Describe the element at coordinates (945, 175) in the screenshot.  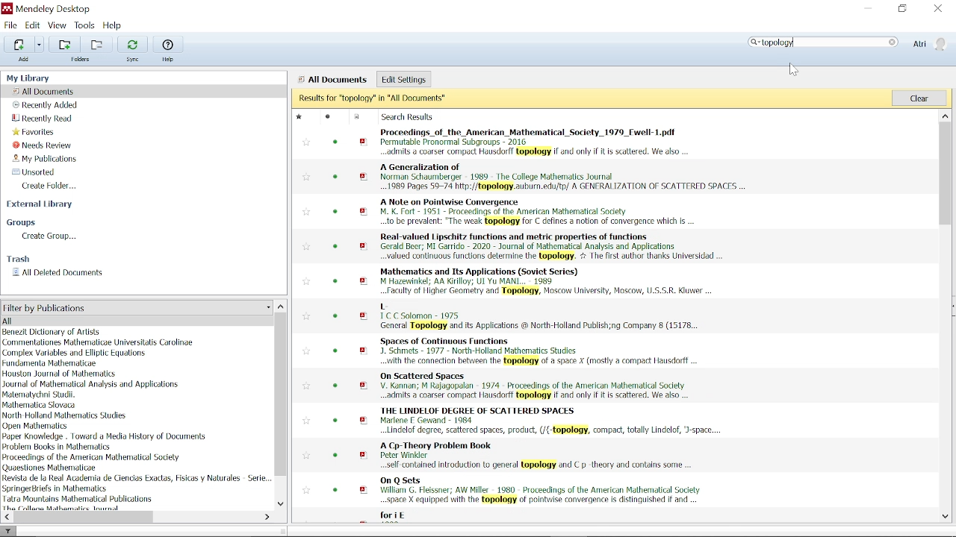
I see `Vertical scrollbar for files` at that location.